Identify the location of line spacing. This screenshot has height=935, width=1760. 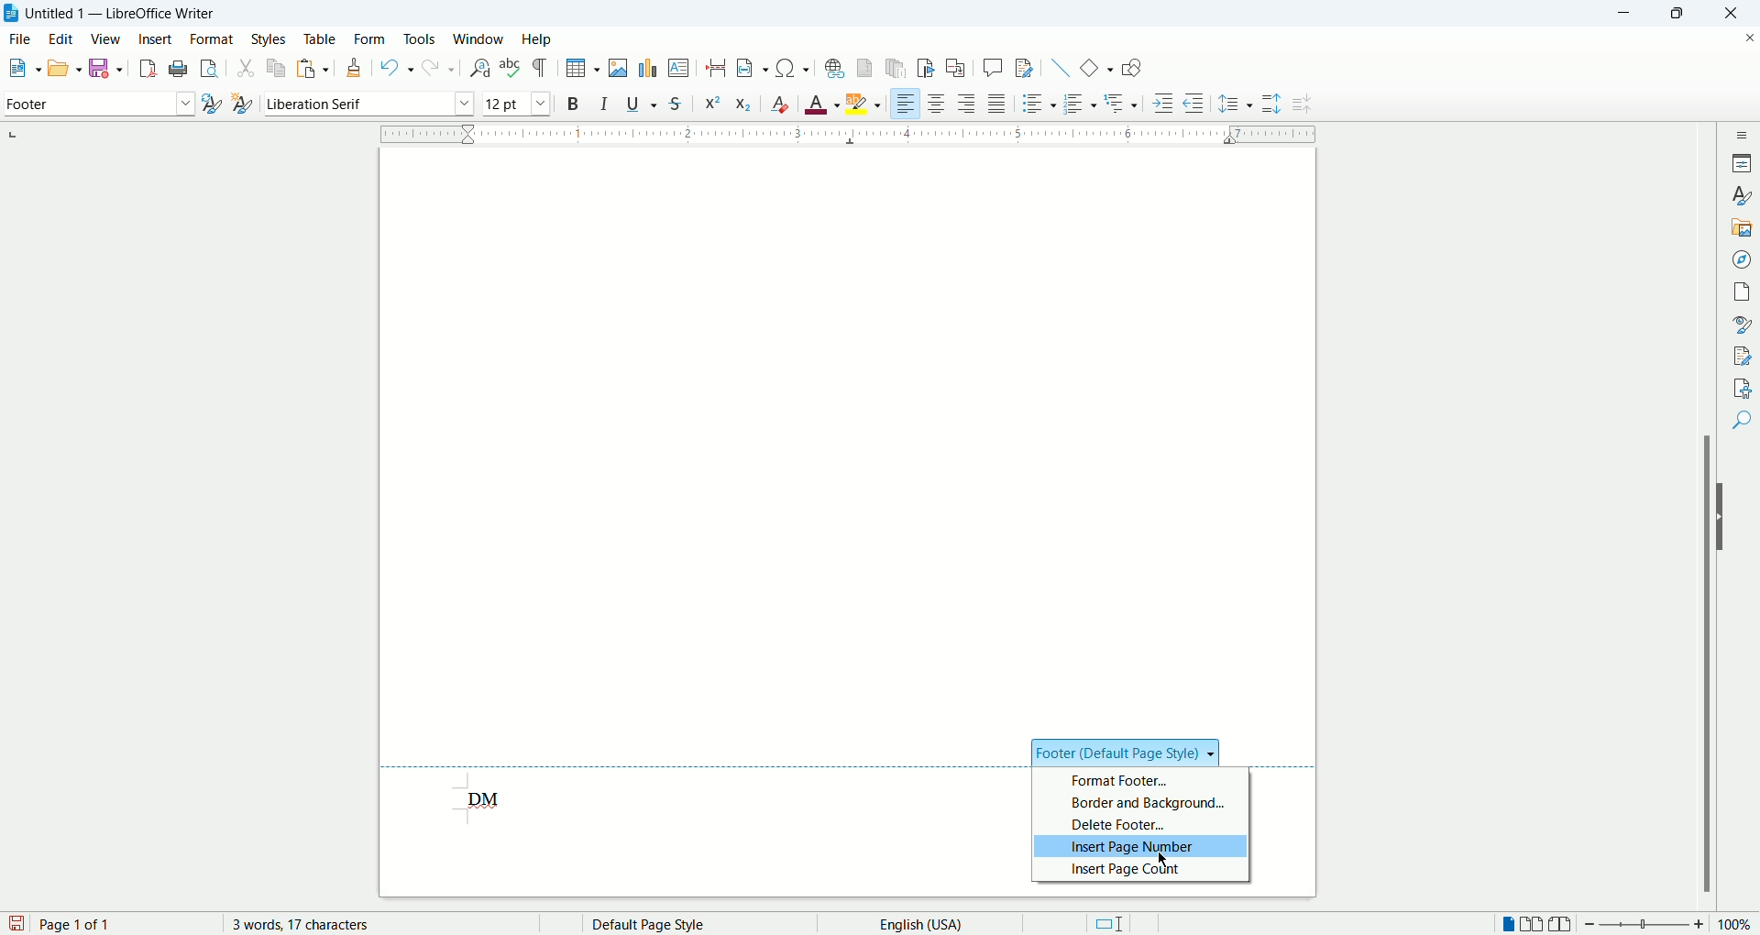
(1236, 105).